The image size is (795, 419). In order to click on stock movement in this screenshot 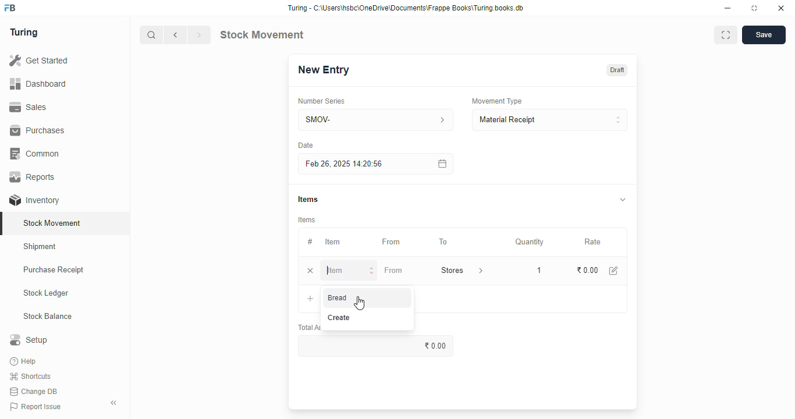, I will do `click(53, 223)`.